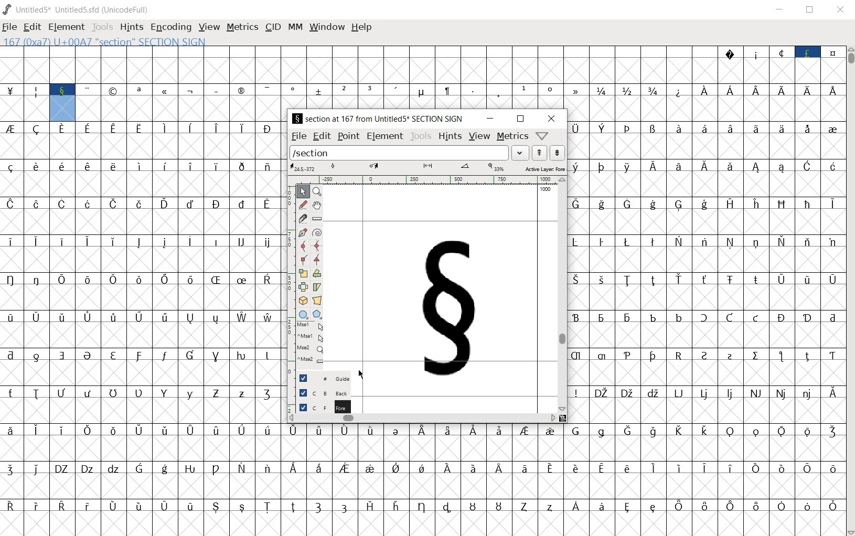 The image size is (855, 536). I want to click on mm, so click(294, 27).